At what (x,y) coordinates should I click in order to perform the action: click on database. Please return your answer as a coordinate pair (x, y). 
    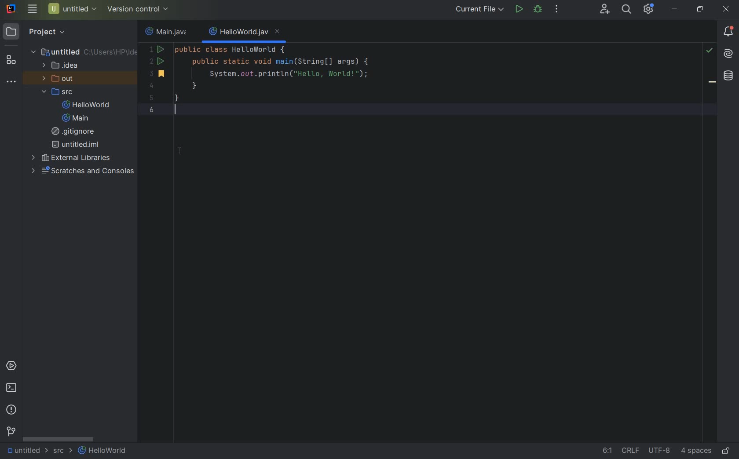
    Looking at the image, I should click on (728, 76).